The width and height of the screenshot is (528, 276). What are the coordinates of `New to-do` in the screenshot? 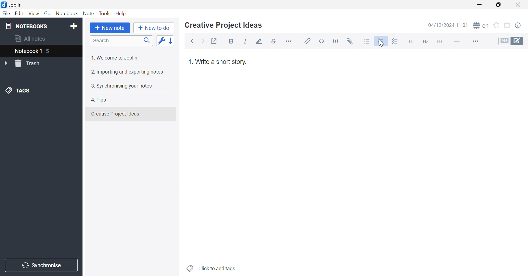 It's located at (154, 28).